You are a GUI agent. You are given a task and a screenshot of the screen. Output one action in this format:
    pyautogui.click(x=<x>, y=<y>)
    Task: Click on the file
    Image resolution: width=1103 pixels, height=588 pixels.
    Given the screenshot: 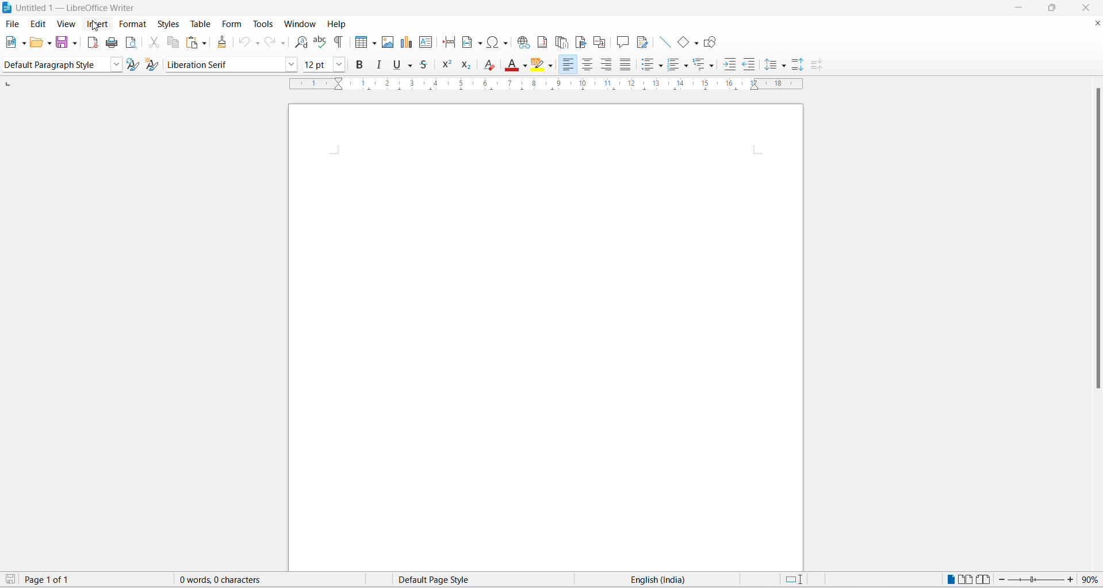 What is the action you would take?
    pyautogui.click(x=13, y=24)
    